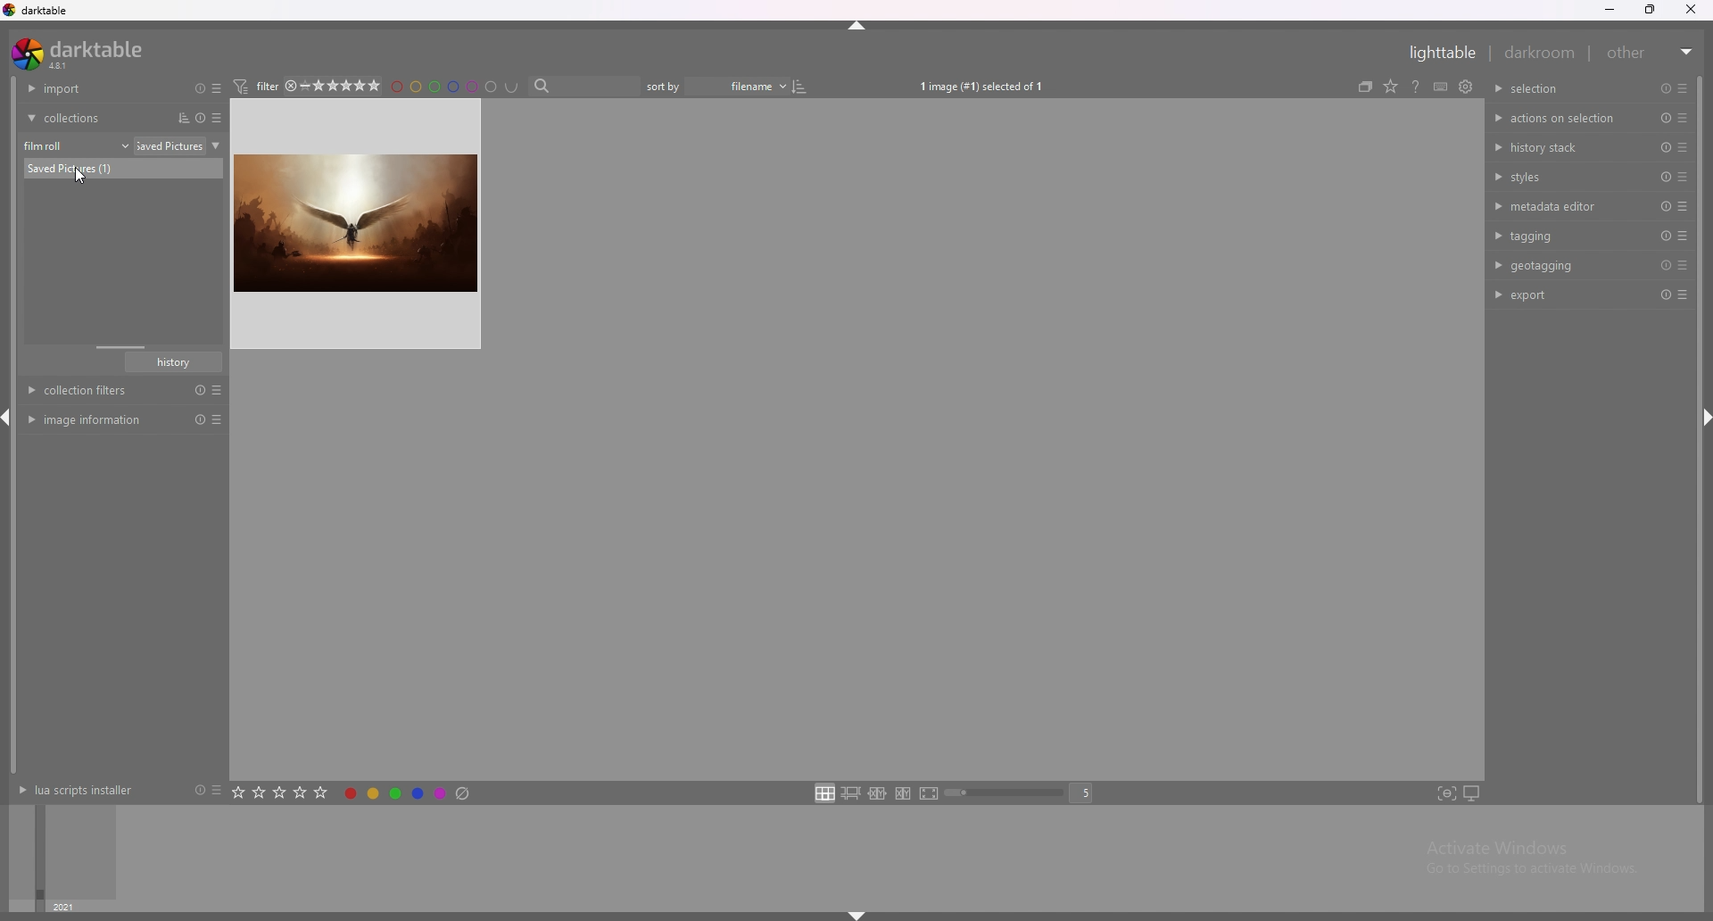 The width and height of the screenshot is (1713, 921). What do you see at coordinates (1653, 10) in the screenshot?
I see `resize` at bounding box center [1653, 10].